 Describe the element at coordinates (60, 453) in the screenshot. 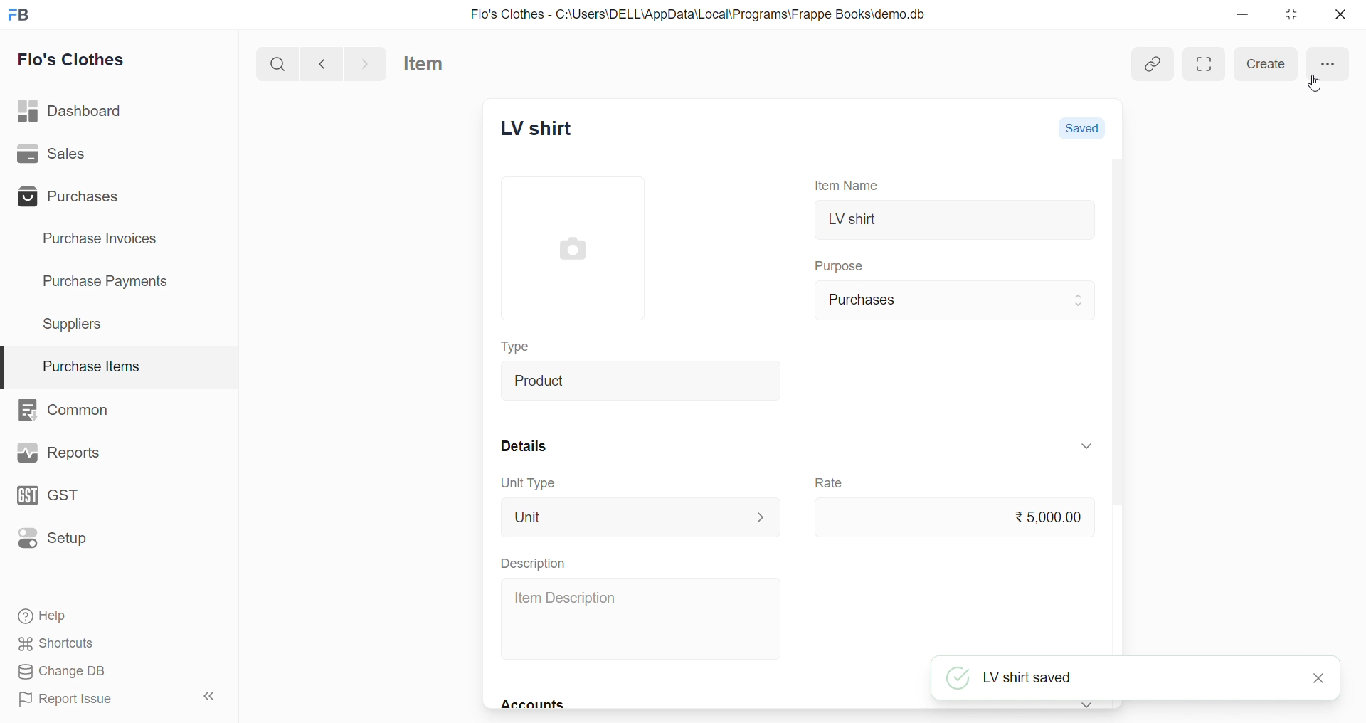

I see `Reports` at that location.